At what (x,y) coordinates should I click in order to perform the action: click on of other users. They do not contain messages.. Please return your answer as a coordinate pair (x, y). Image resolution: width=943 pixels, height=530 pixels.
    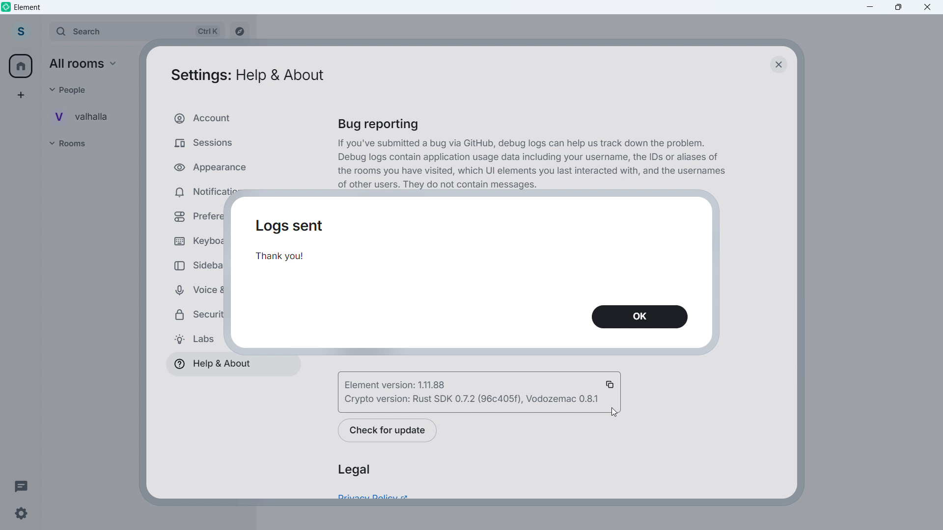
    Looking at the image, I should click on (440, 185).